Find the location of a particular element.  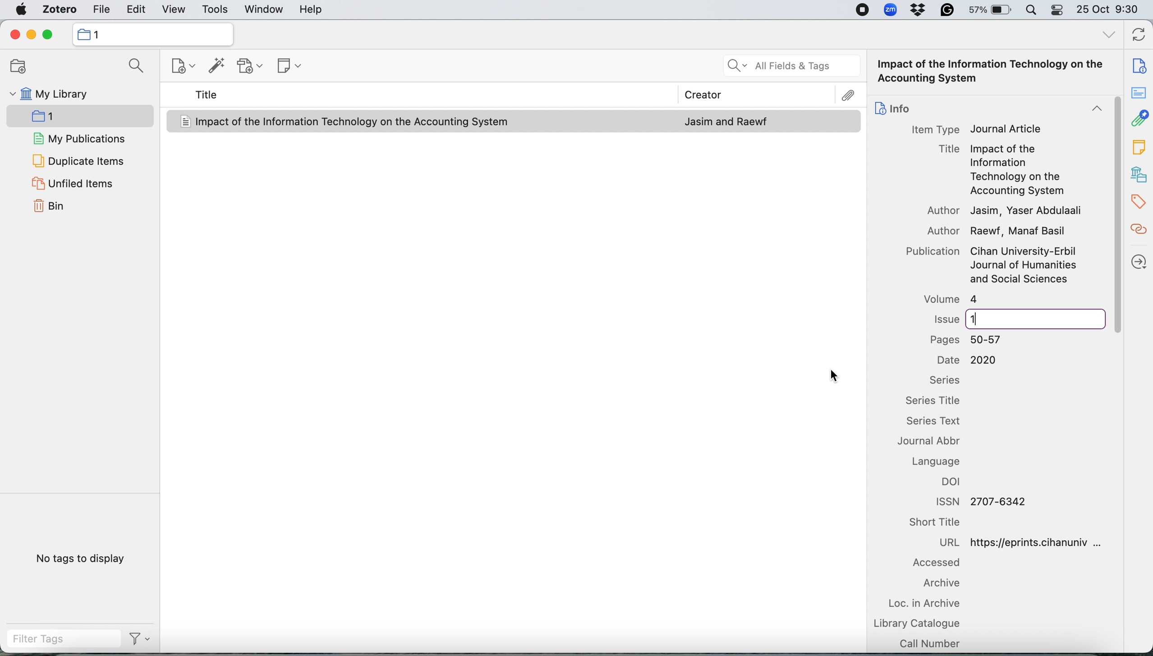

info is located at coordinates (892, 106).